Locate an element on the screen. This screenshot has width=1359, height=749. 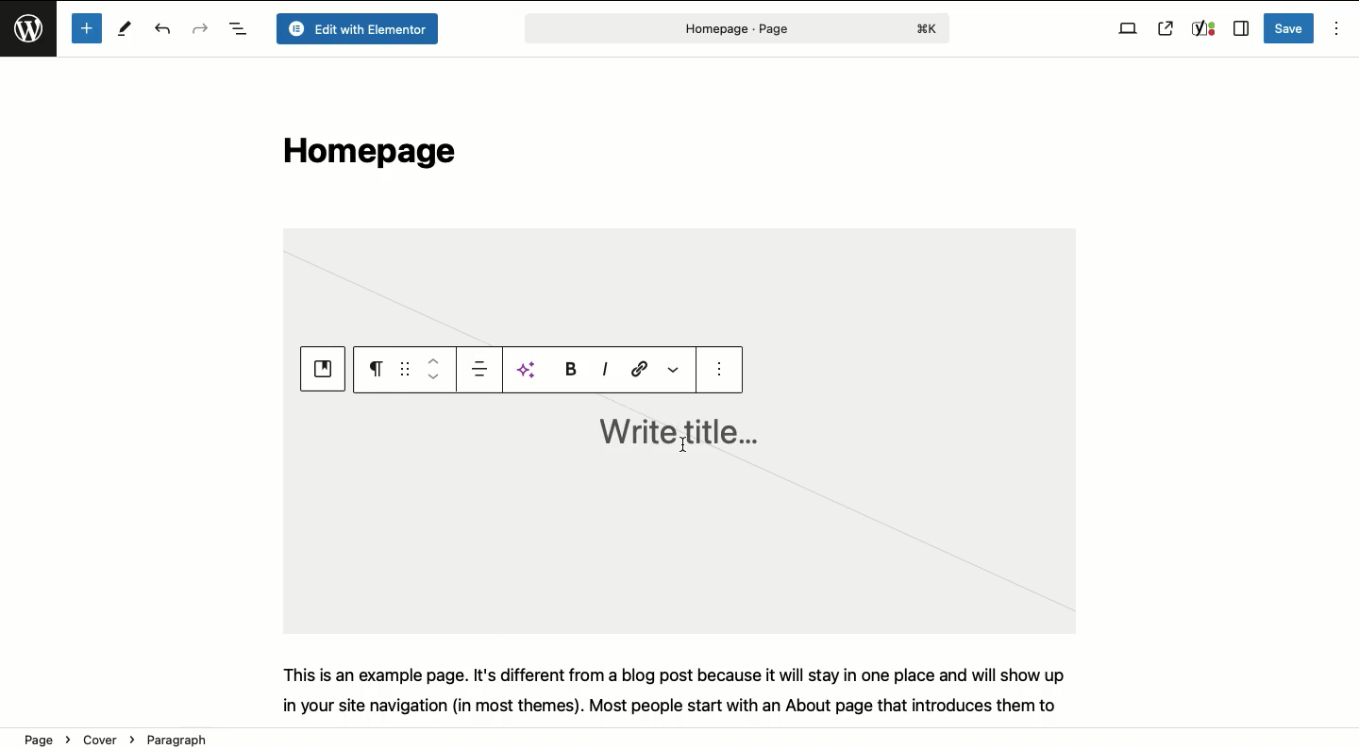
cover is located at coordinates (324, 370).